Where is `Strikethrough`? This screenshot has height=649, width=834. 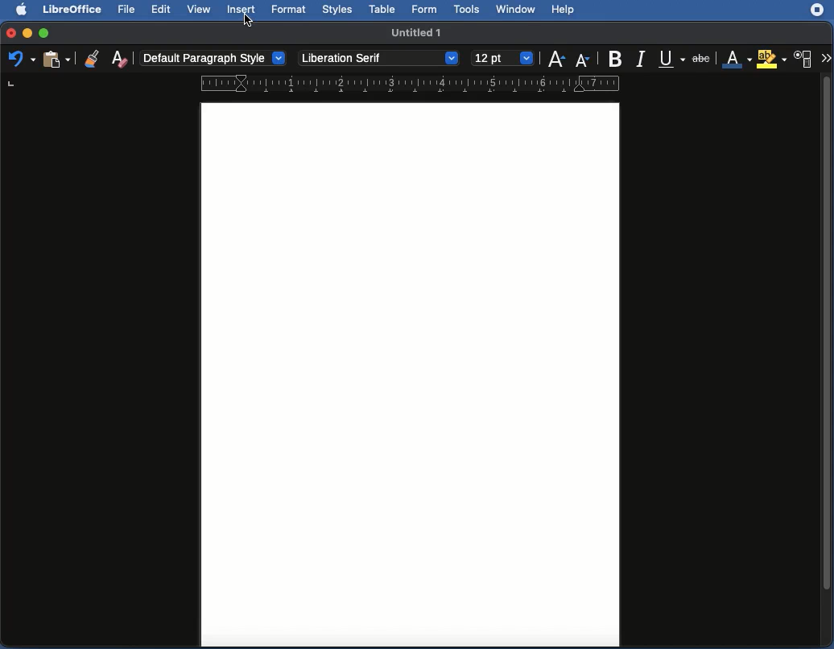
Strikethrough is located at coordinates (702, 58).